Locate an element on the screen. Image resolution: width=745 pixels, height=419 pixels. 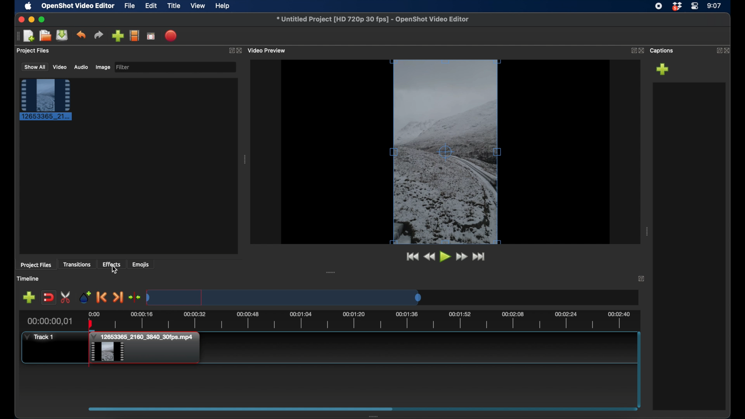
effects is located at coordinates (112, 264).